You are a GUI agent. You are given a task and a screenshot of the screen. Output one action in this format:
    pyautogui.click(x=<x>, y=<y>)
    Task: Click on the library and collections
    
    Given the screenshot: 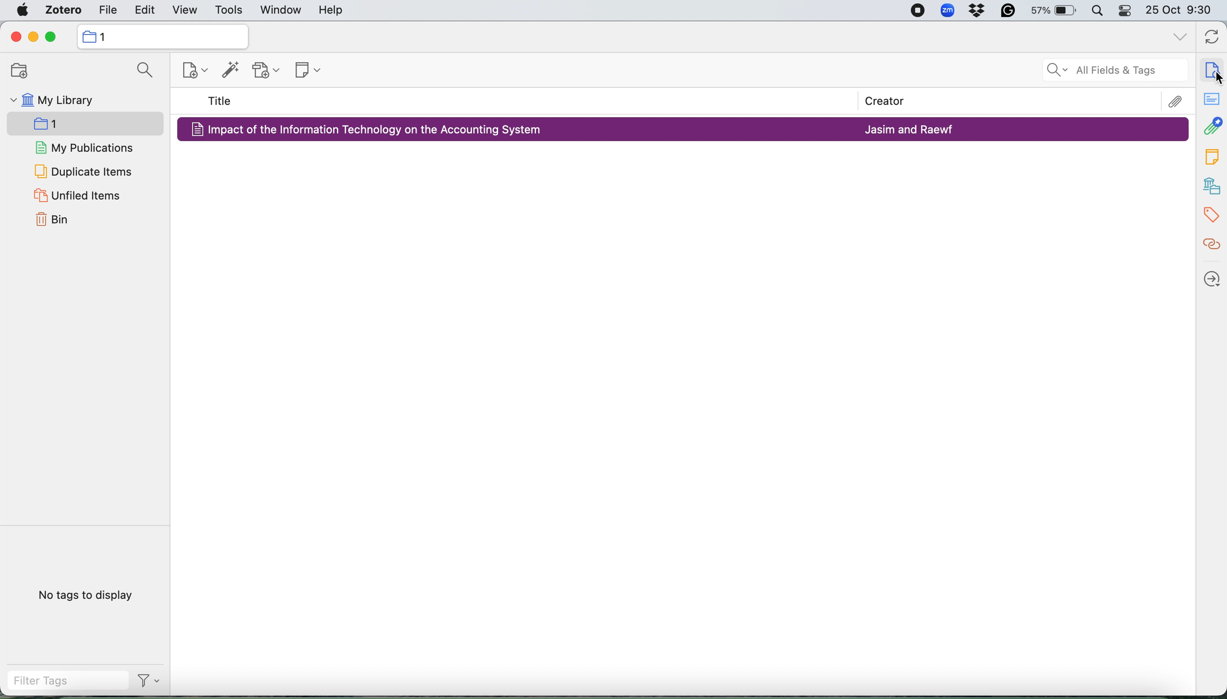 What is the action you would take?
    pyautogui.click(x=1211, y=185)
    